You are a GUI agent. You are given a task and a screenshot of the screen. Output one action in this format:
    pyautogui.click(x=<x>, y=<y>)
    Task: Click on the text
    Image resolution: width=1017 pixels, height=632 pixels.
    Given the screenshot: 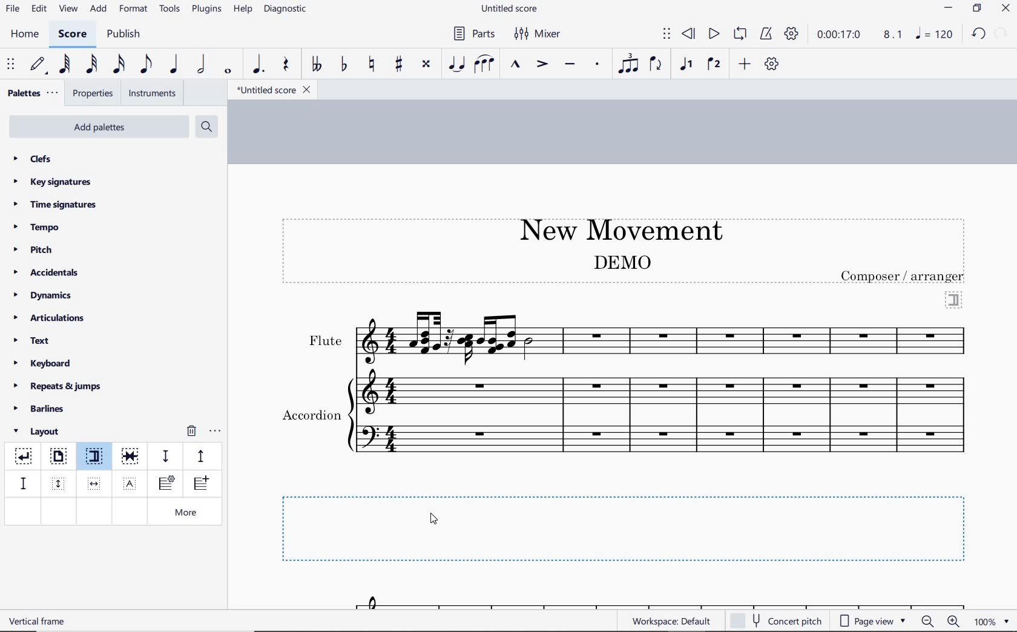 What is the action you would take?
    pyautogui.click(x=33, y=342)
    